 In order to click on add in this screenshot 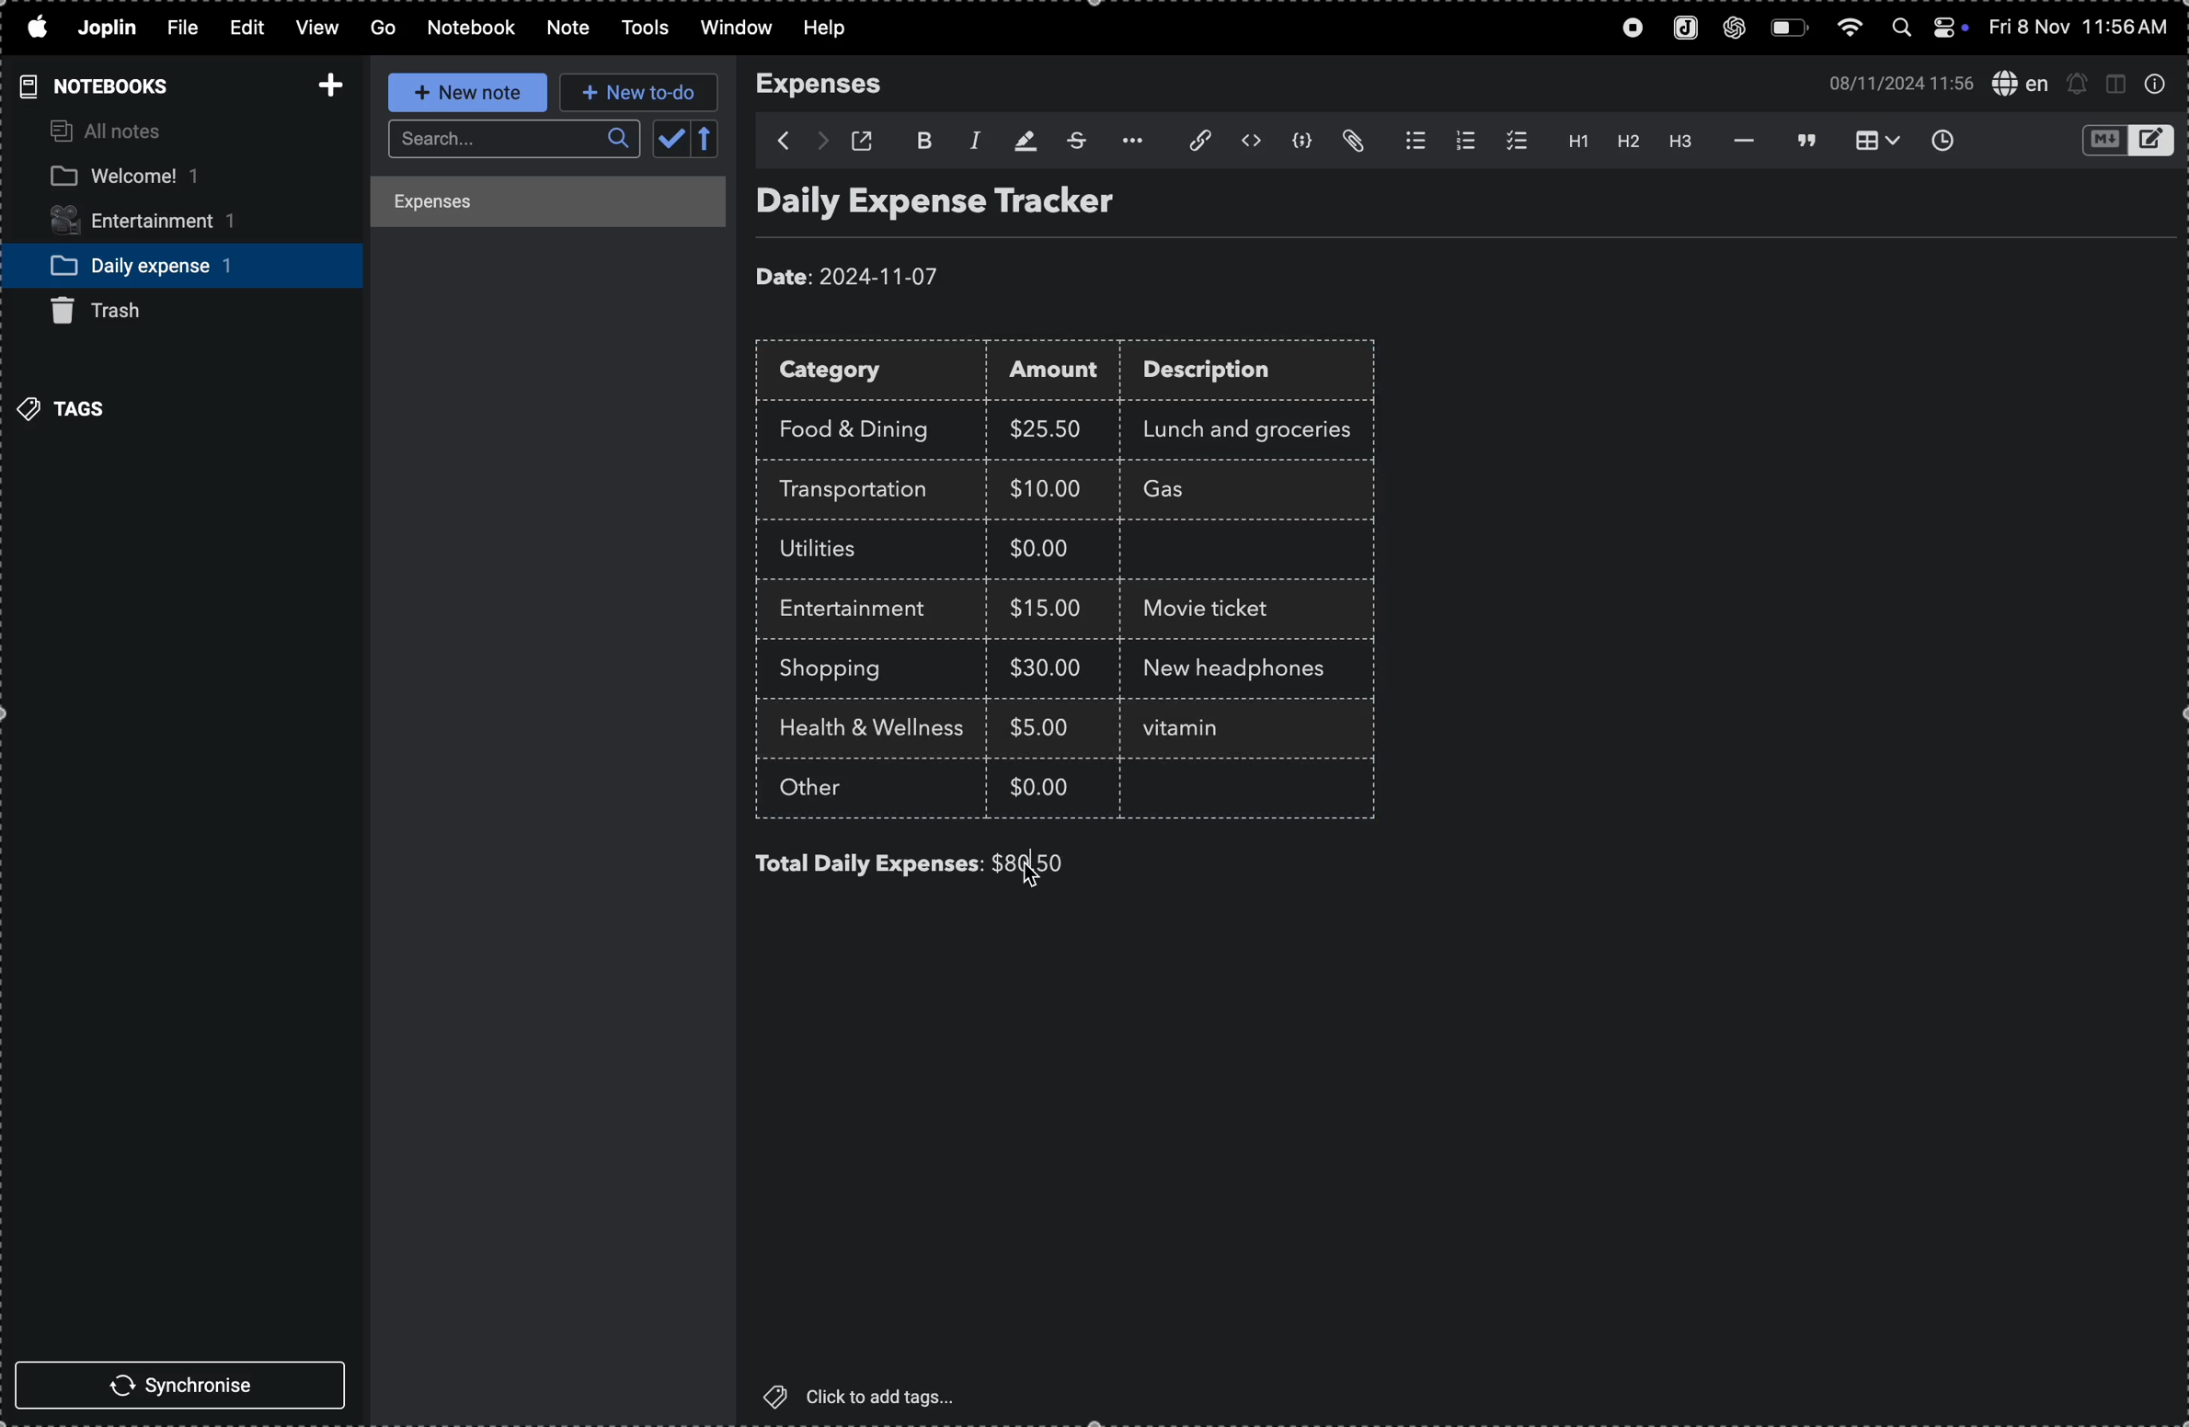, I will do `click(325, 79)`.